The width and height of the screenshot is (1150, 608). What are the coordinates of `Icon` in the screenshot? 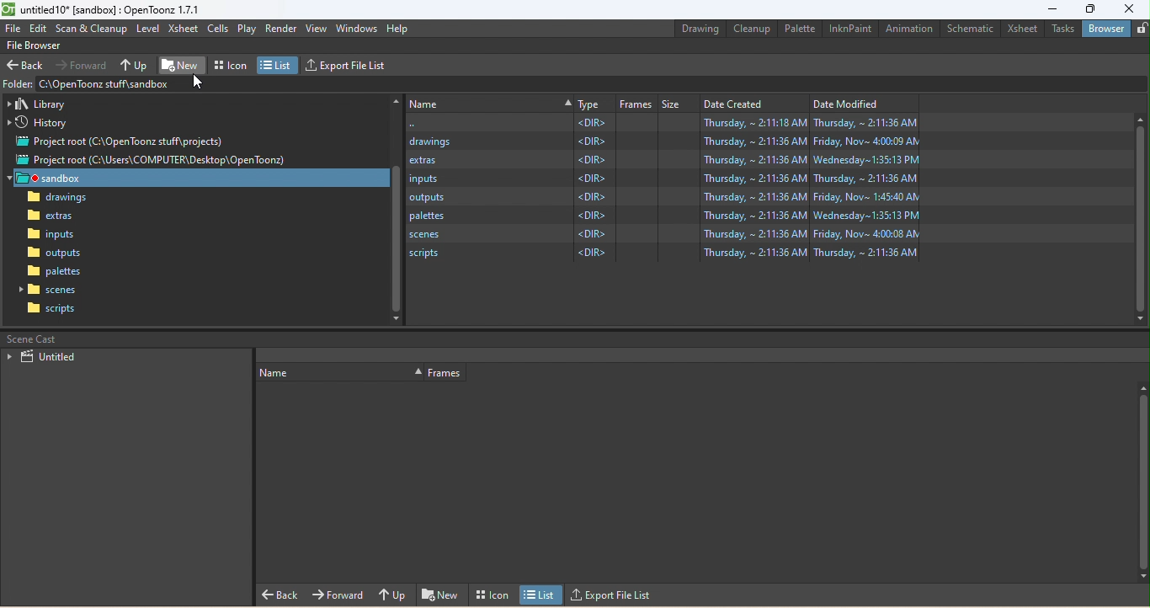 It's located at (231, 65).